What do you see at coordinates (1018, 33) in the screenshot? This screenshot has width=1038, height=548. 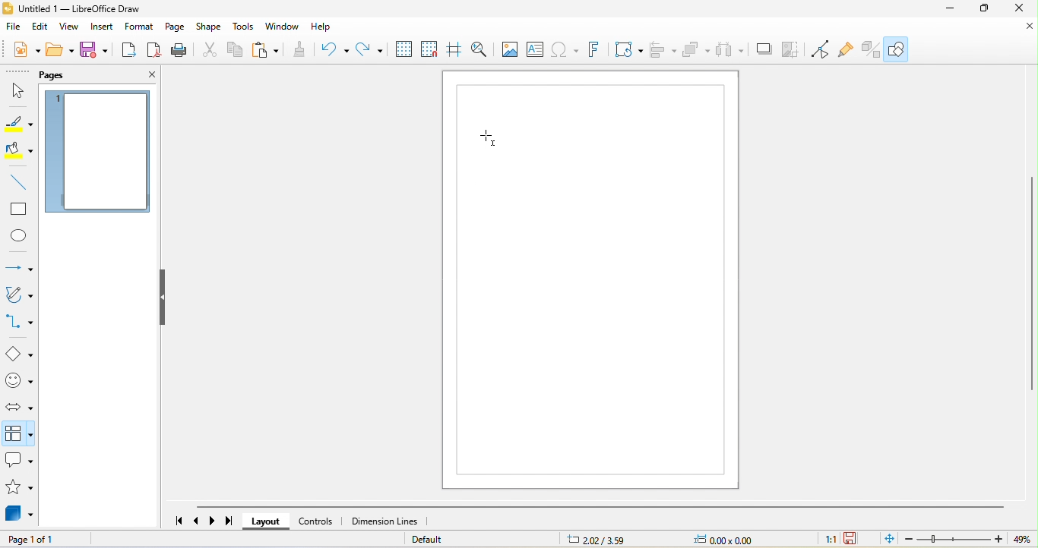 I see `close` at bounding box center [1018, 33].